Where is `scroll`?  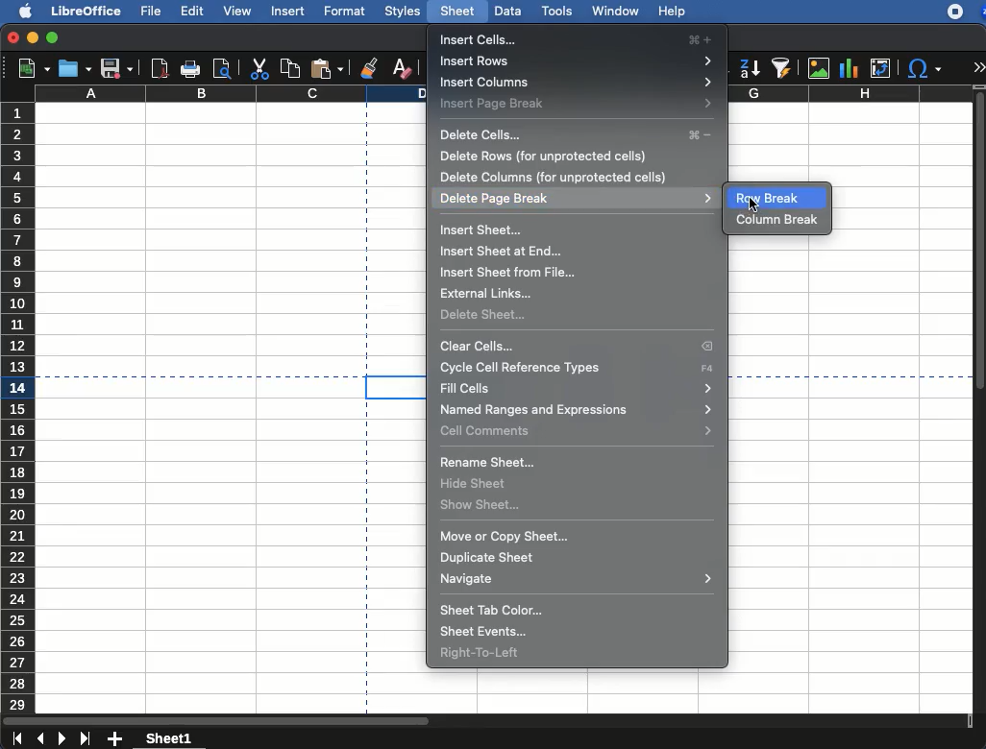 scroll is located at coordinates (487, 720).